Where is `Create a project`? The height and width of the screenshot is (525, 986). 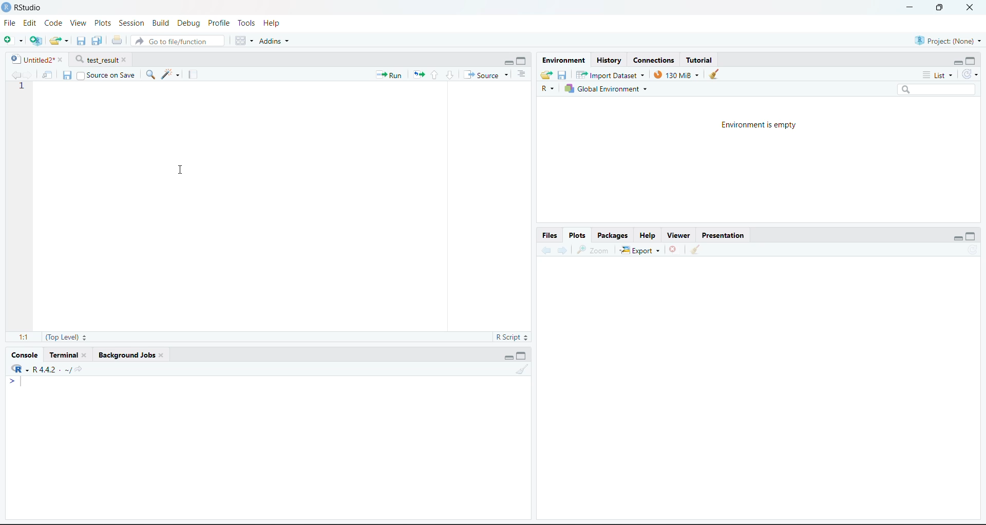
Create a project is located at coordinates (35, 41).